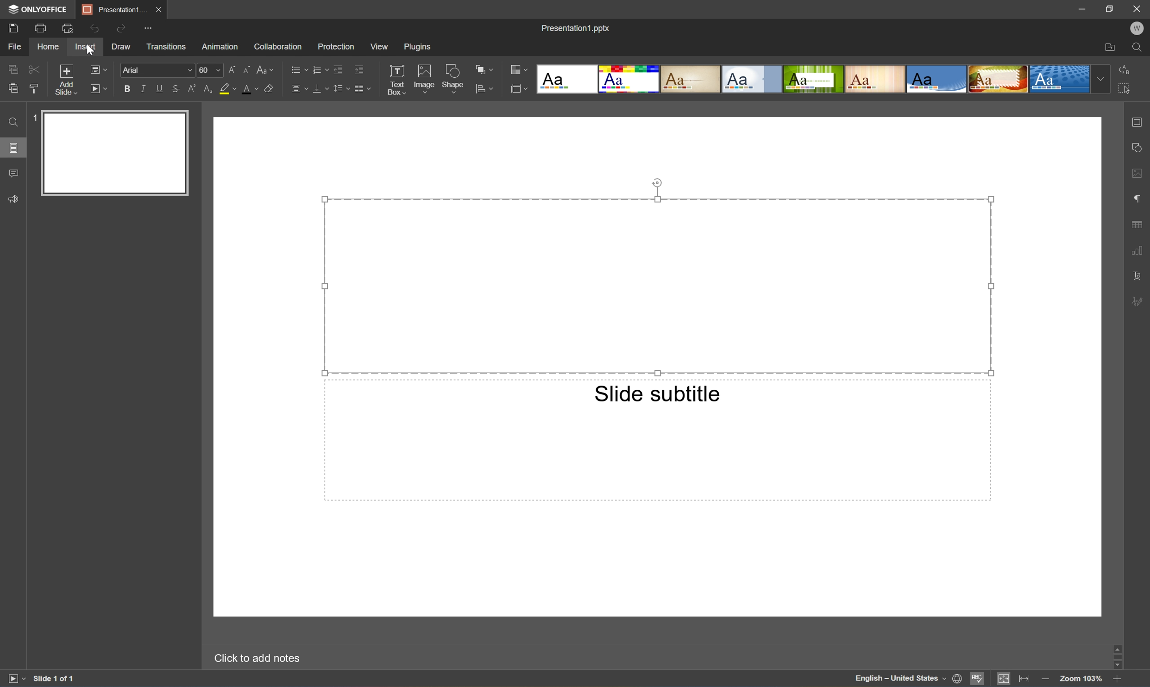 This screenshot has height=687, width=1150. I want to click on Increment case, so click(228, 68).